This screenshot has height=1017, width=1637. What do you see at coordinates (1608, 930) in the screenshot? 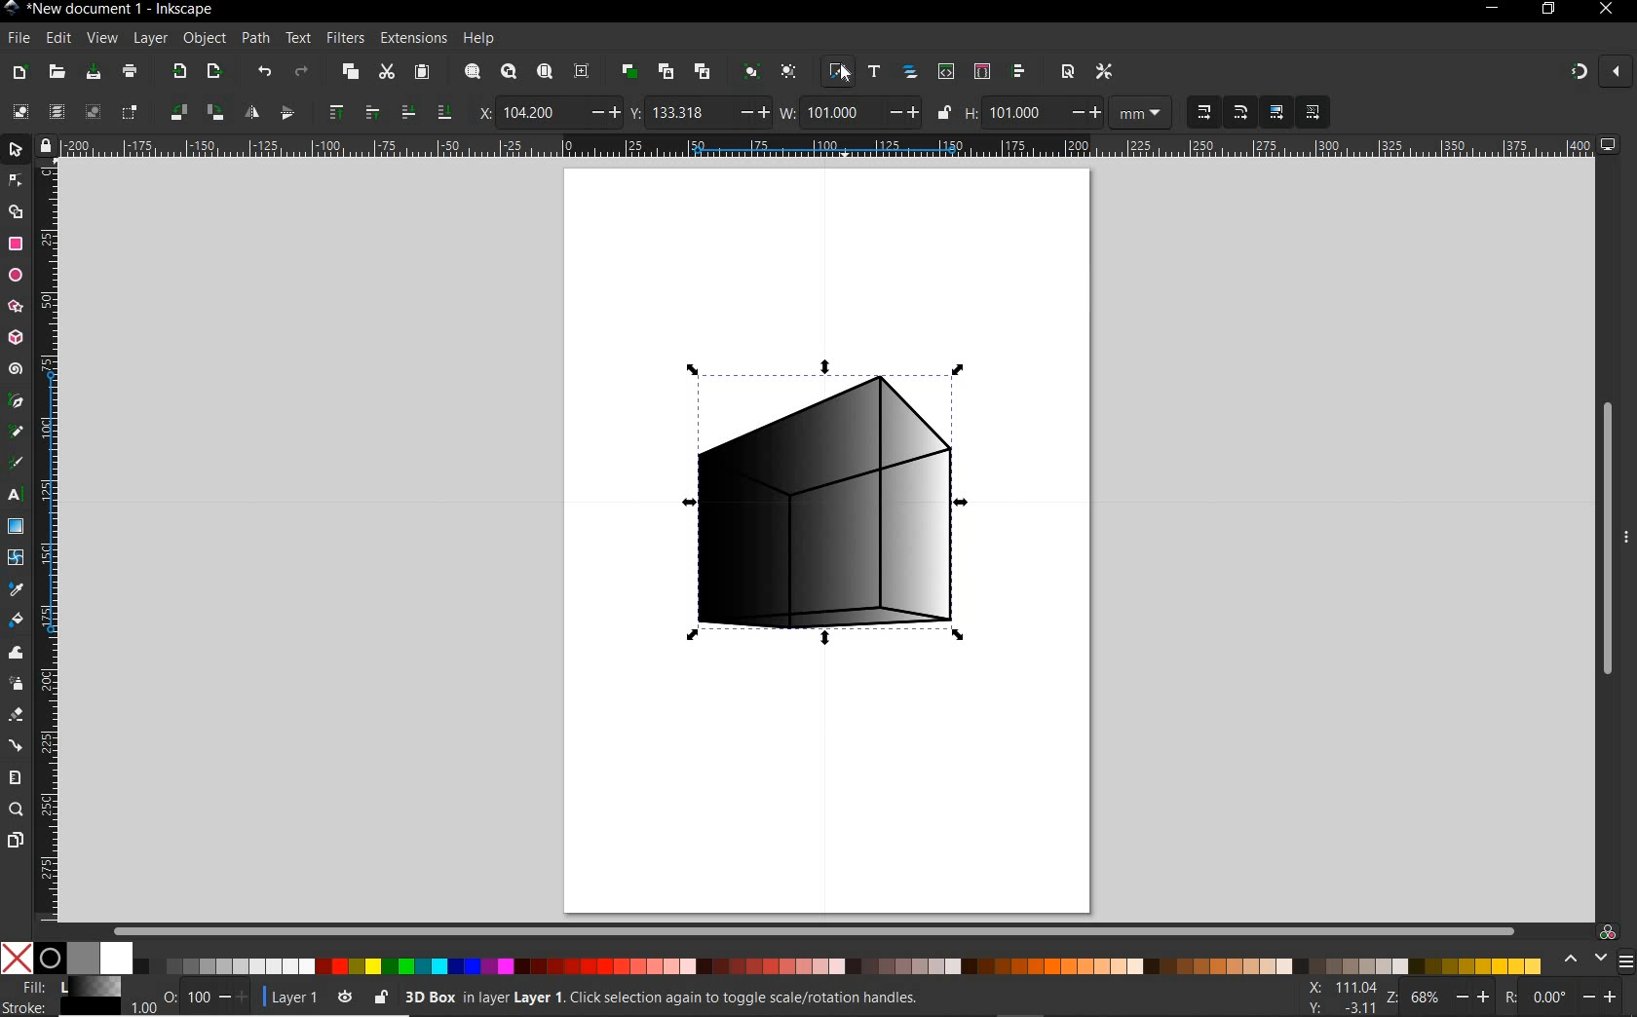
I see `COLOR MANAGED CODE` at bounding box center [1608, 930].